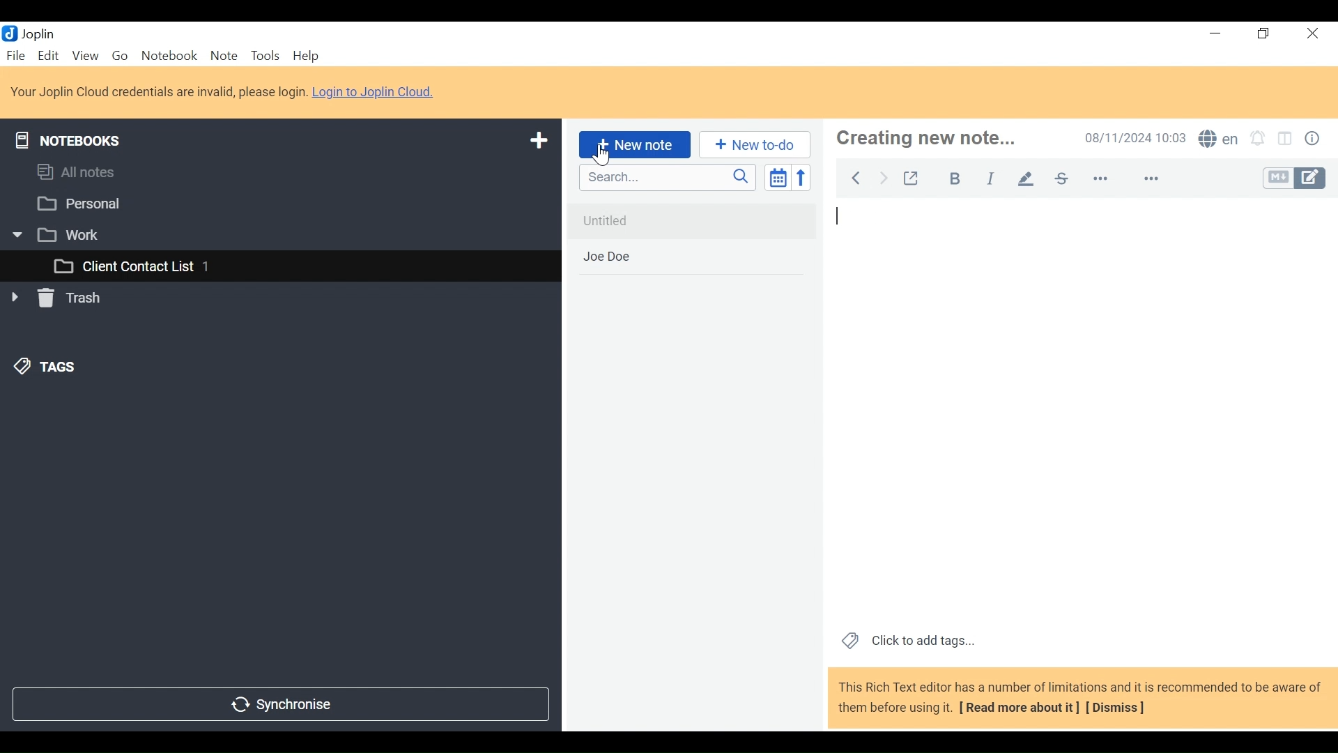 This screenshot has height=753, width=1338. I want to click on This Rich Text editor has a number of limitations and it is recommended to be aware before using it. (Read more about it) (Dismiss), so click(1078, 699).